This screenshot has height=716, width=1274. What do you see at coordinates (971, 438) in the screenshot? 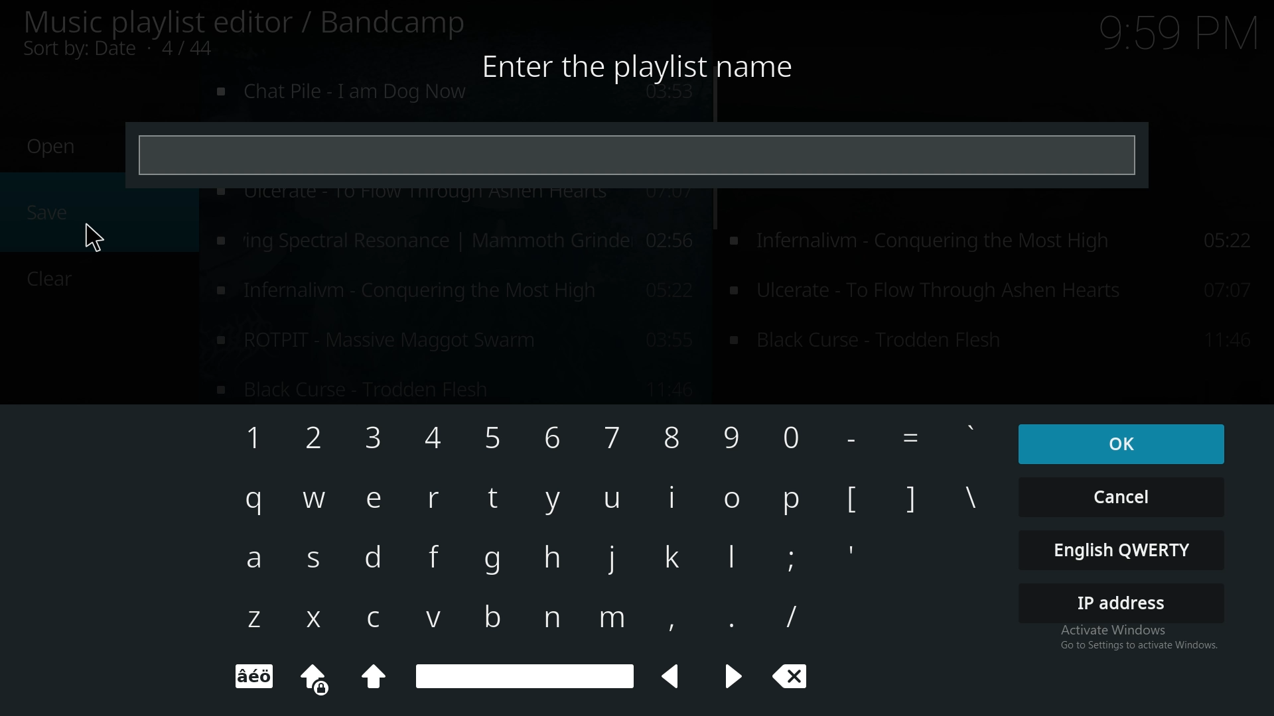
I see `keyboard input` at bounding box center [971, 438].